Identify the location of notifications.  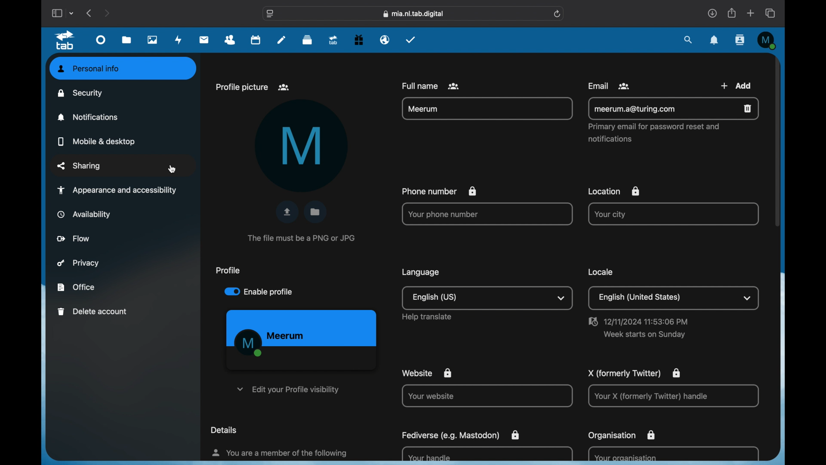
(89, 117).